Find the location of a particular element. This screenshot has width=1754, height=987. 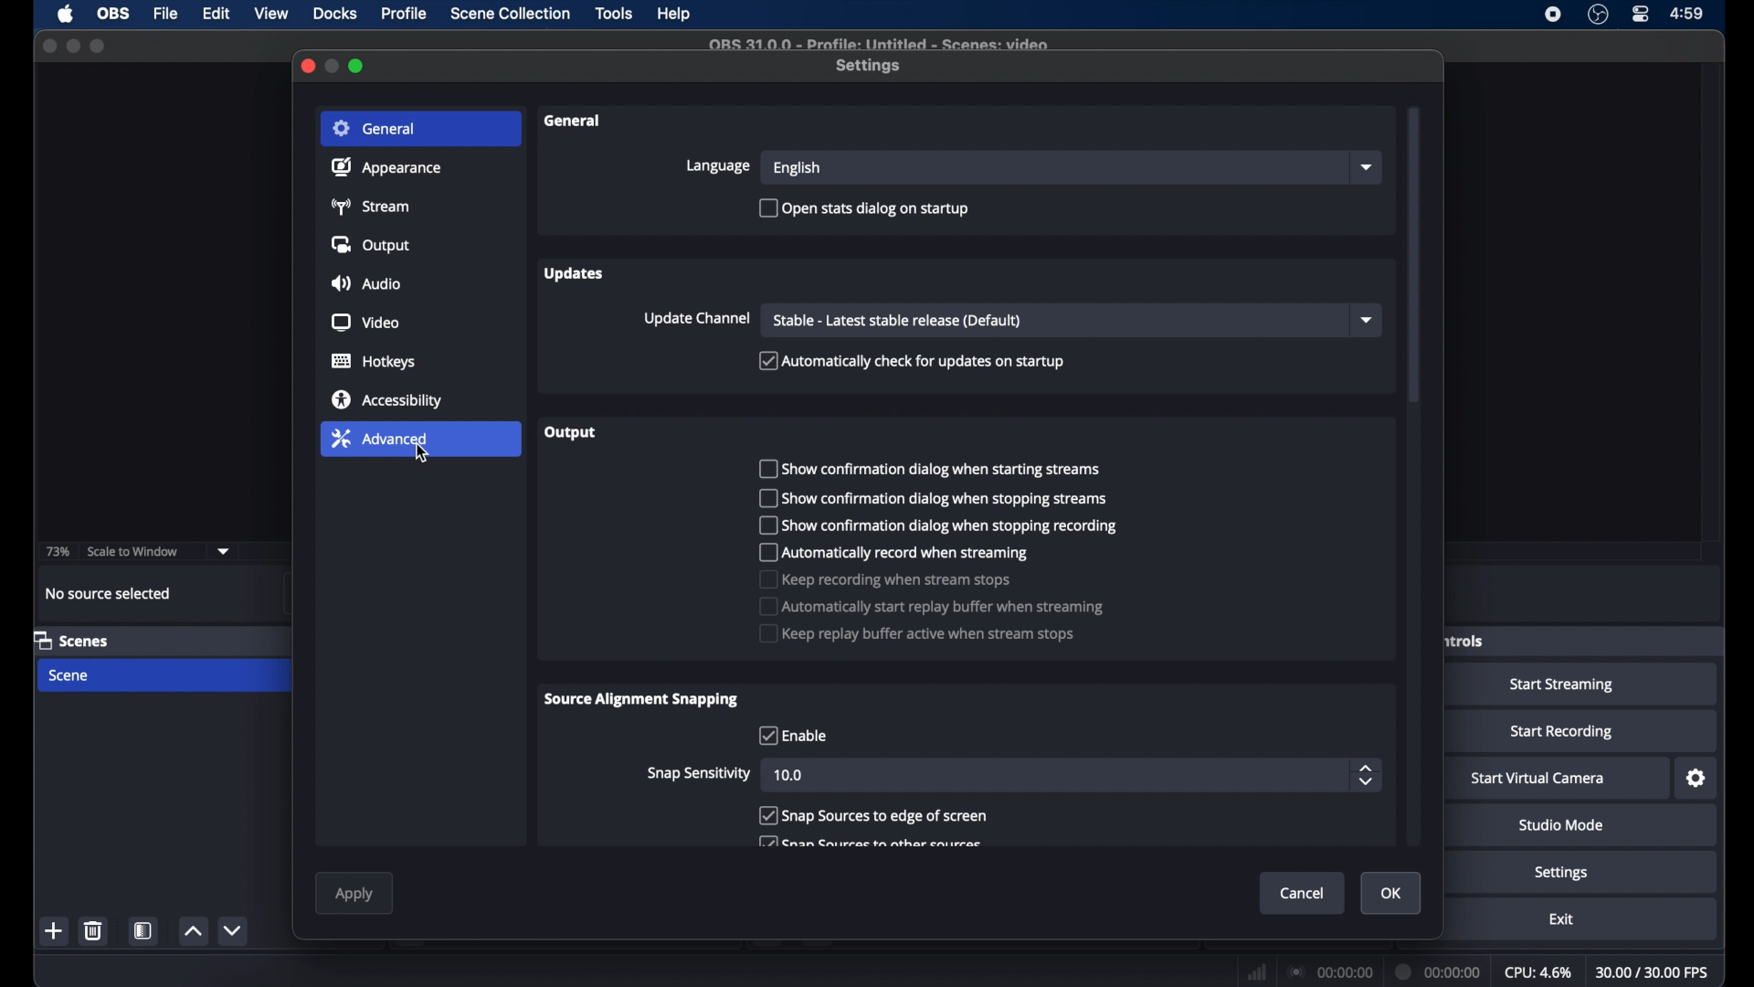

stepper buttons is located at coordinates (1366, 777).